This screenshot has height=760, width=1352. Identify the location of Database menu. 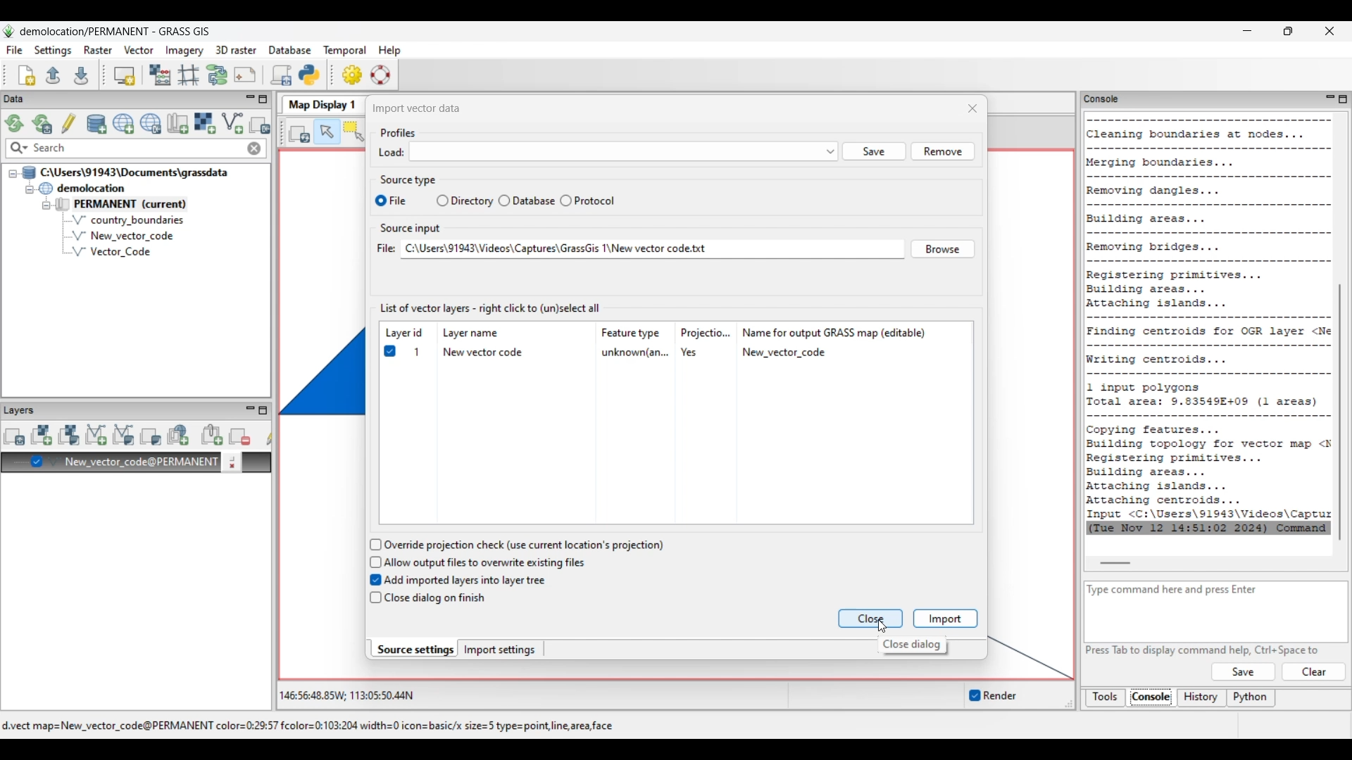
(290, 51).